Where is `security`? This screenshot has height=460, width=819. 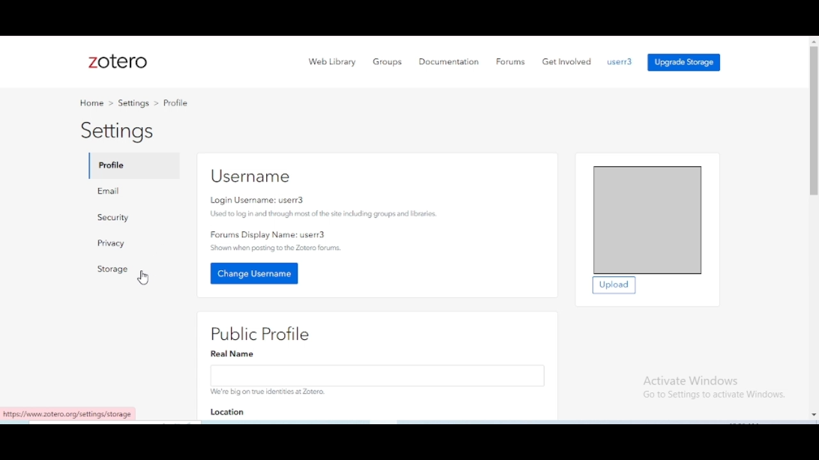
security is located at coordinates (113, 217).